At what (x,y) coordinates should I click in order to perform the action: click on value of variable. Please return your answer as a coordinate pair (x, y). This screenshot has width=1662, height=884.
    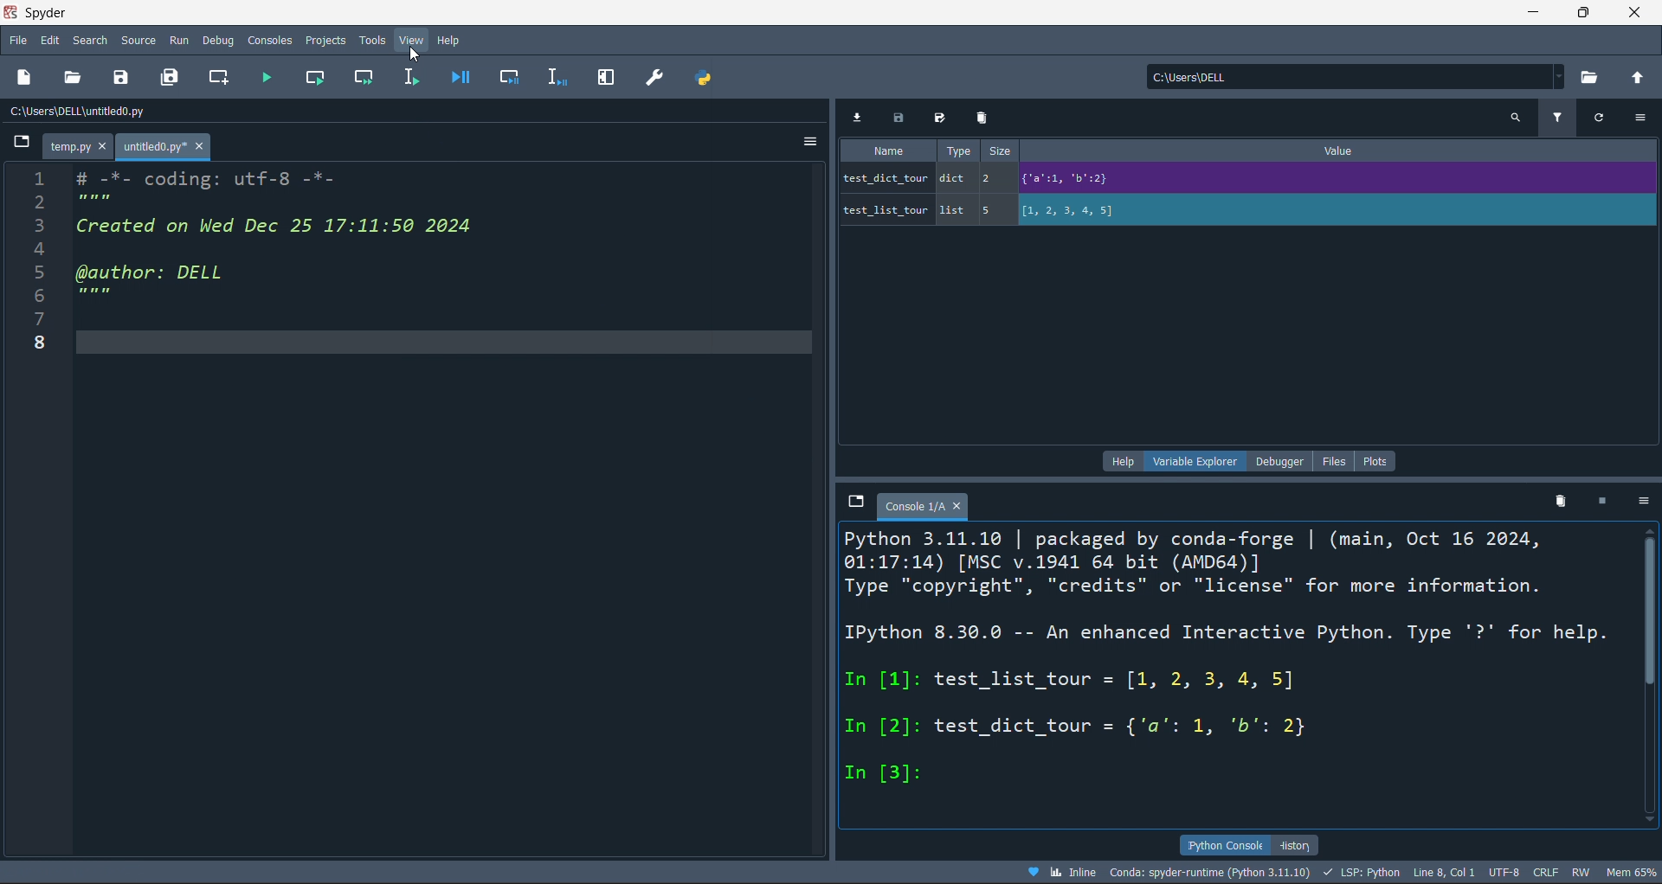
    Looking at the image, I should click on (1336, 210).